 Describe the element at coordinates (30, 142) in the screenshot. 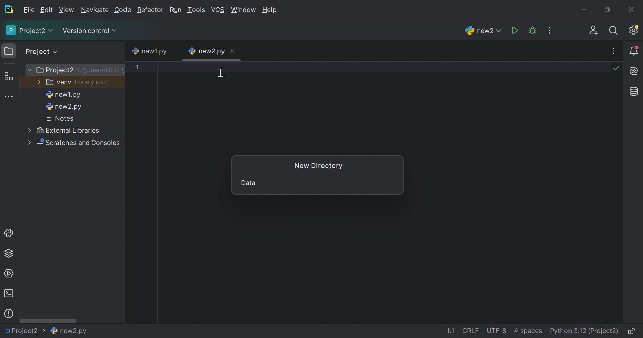

I see `More` at that location.